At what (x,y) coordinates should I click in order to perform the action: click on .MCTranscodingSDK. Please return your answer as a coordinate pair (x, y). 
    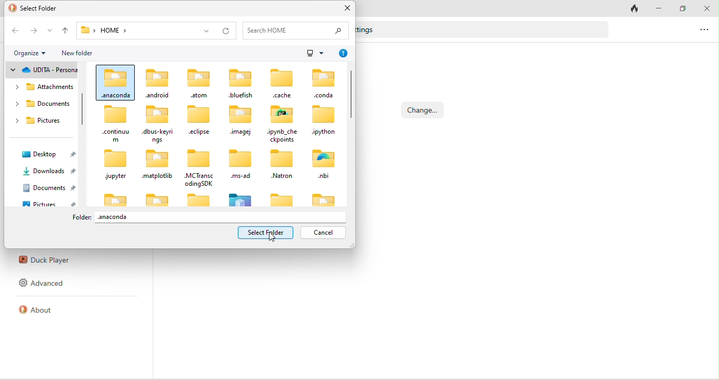
    Looking at the image, I should click on (198, 168).